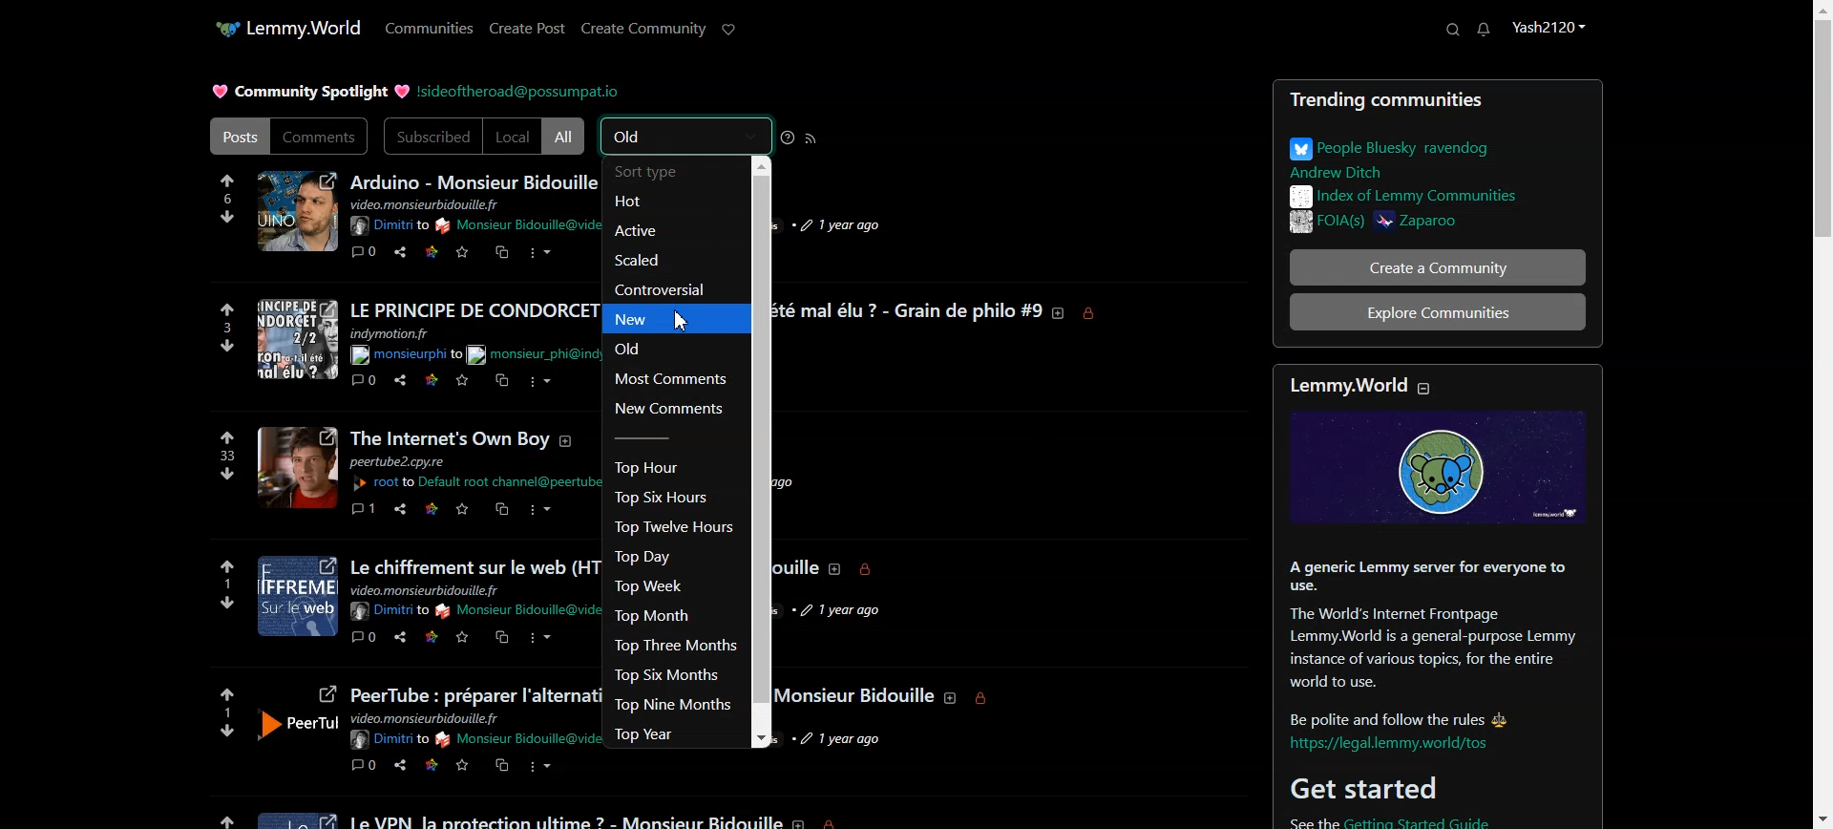 The width and height of the screenshot is (1833, 829). I want to click on Create Post, so click(528, 29).